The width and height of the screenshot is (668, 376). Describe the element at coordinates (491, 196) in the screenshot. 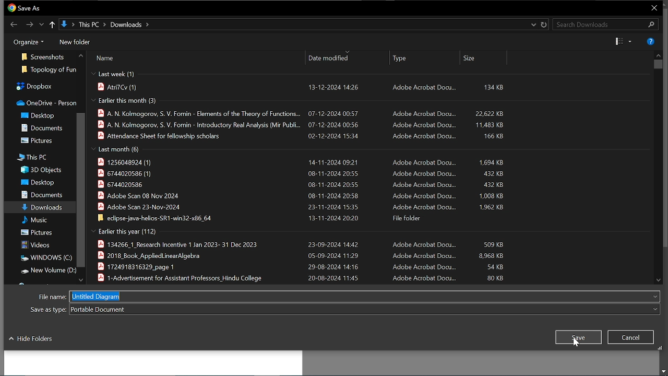

I see `1,008 KB` at that location.